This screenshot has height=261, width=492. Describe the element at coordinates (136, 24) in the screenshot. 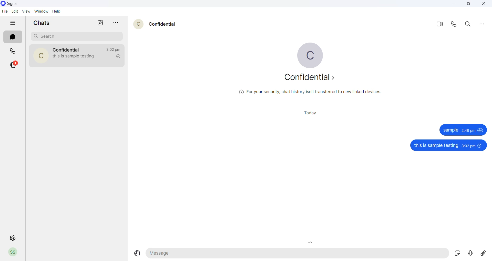

I see `contact profile picture` at that location.